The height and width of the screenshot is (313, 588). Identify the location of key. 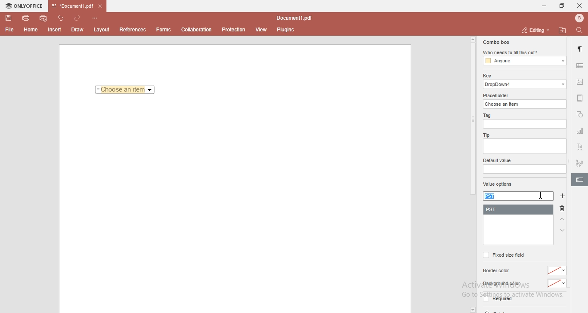
(487, 76).